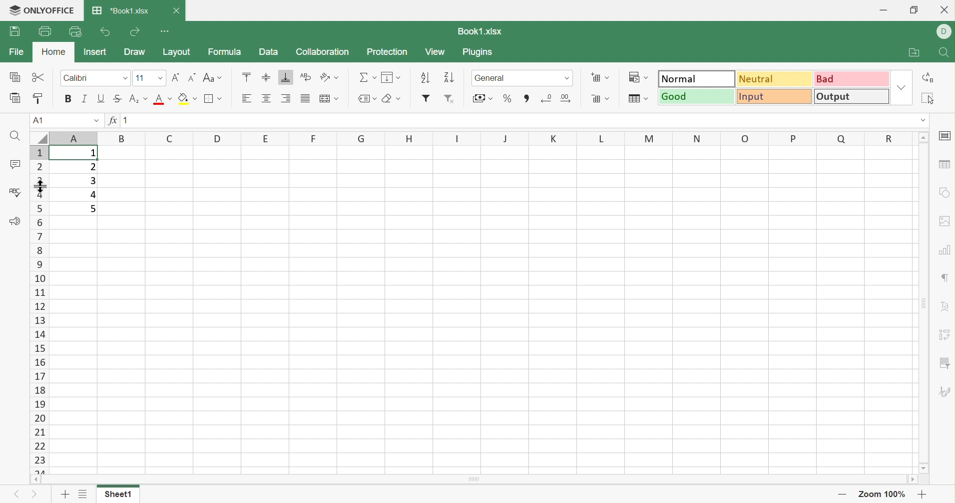 The image size is (955, 503). What do you see at coordinates (73, 31) in the screenshot?
I see `Quick Print` at bounding box center [73, 31].